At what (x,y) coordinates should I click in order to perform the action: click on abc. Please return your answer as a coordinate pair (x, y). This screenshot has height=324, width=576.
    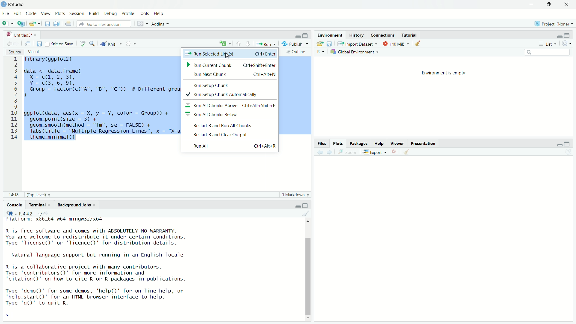
    Looking at the image, I should click on (82, 43).